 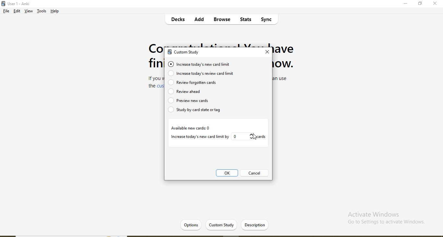 I want to click on review ahead, so click(x=209, y=91).